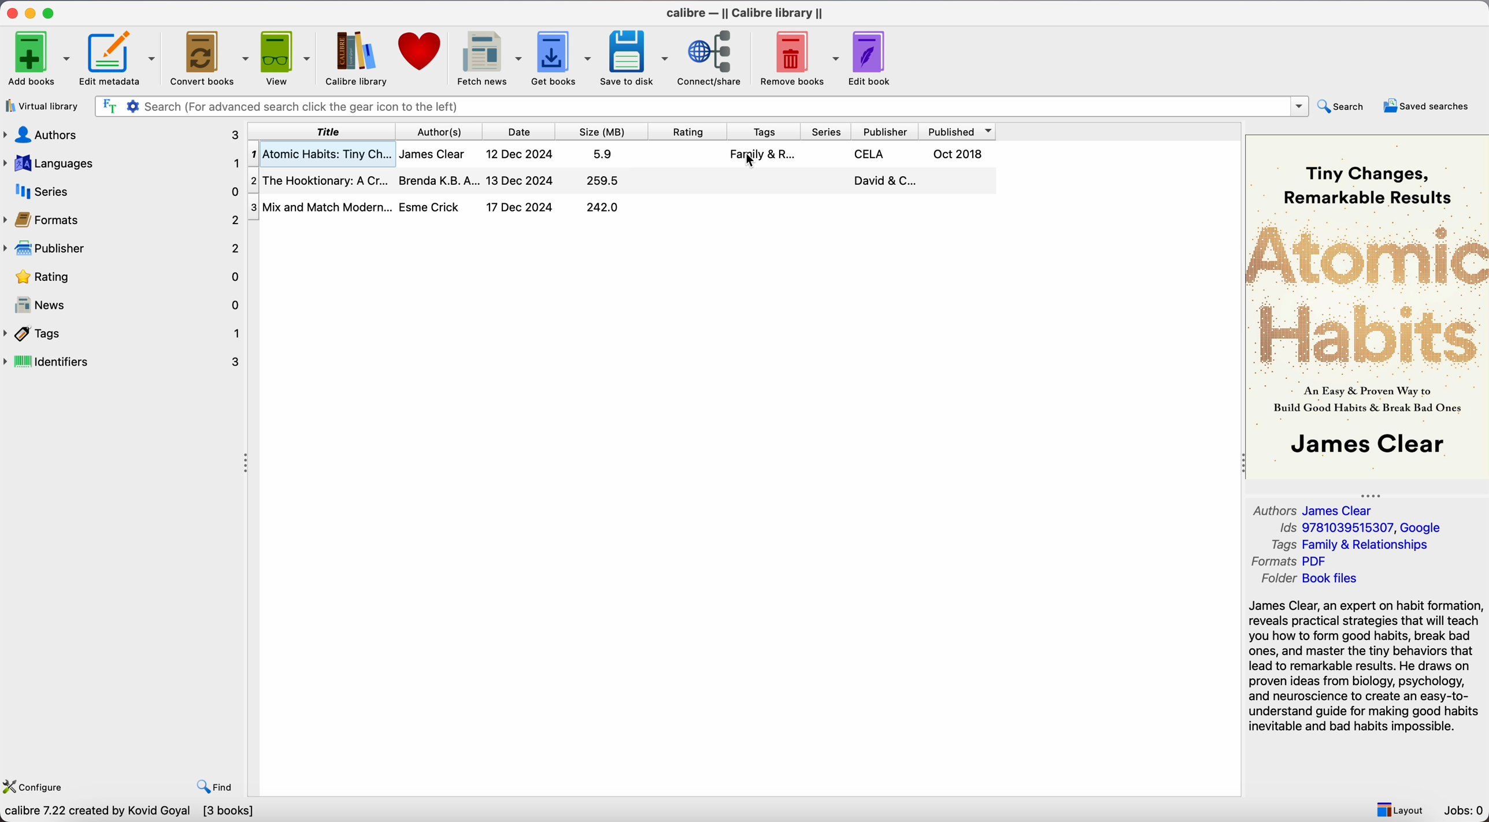 Image resolution: width=1489 pixels, height=822 pixels. What do you see at coordinates (605, 154) in the screenshot?
I see `5.9` at bounding box center [605, 154].